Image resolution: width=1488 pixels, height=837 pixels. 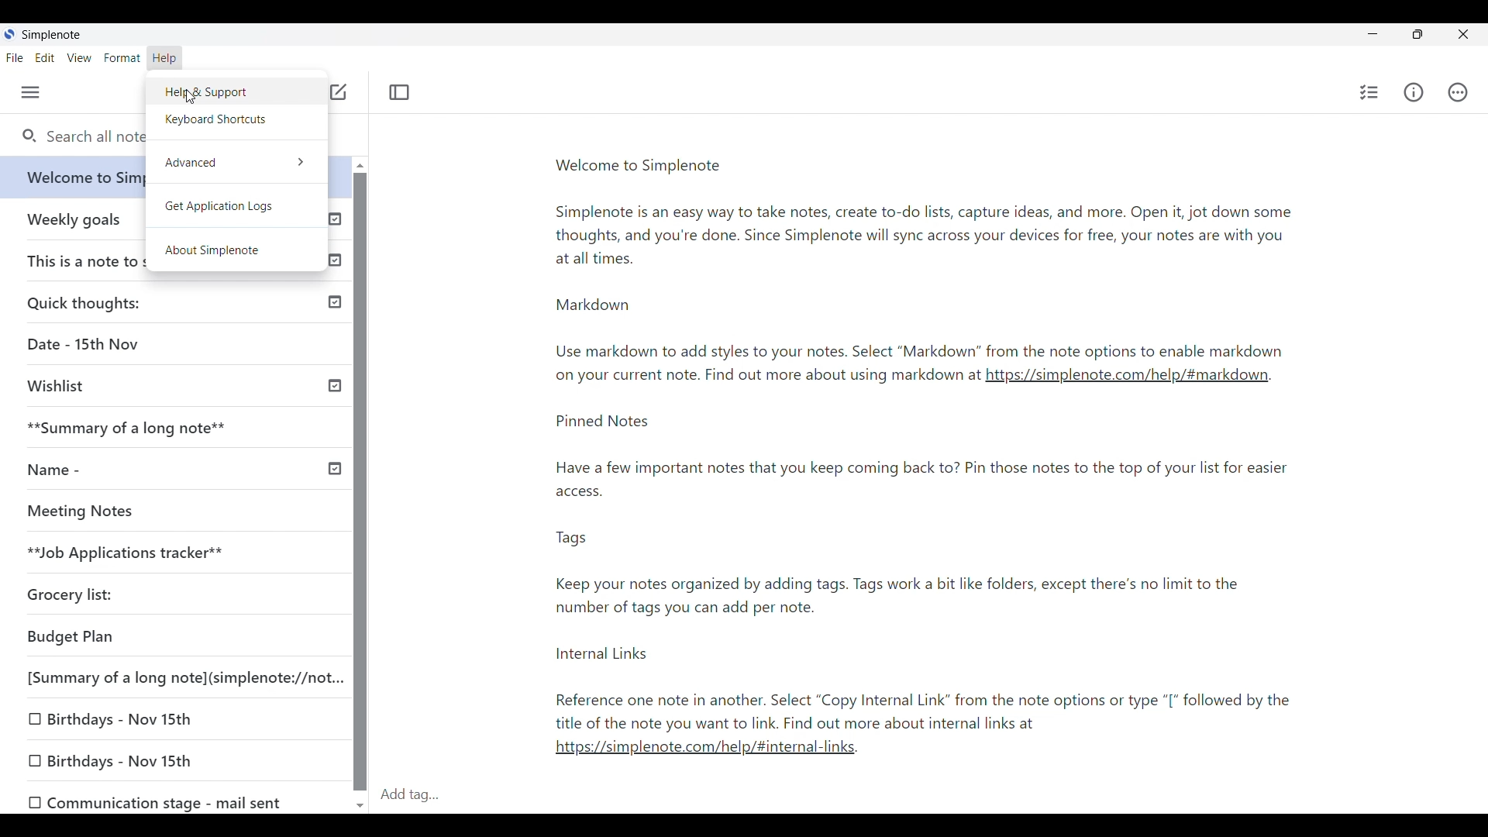 What do you see at coordinates (1369, 92) in the screenshot?
I see `Insert checklist` at bounding box center [1369, 92].